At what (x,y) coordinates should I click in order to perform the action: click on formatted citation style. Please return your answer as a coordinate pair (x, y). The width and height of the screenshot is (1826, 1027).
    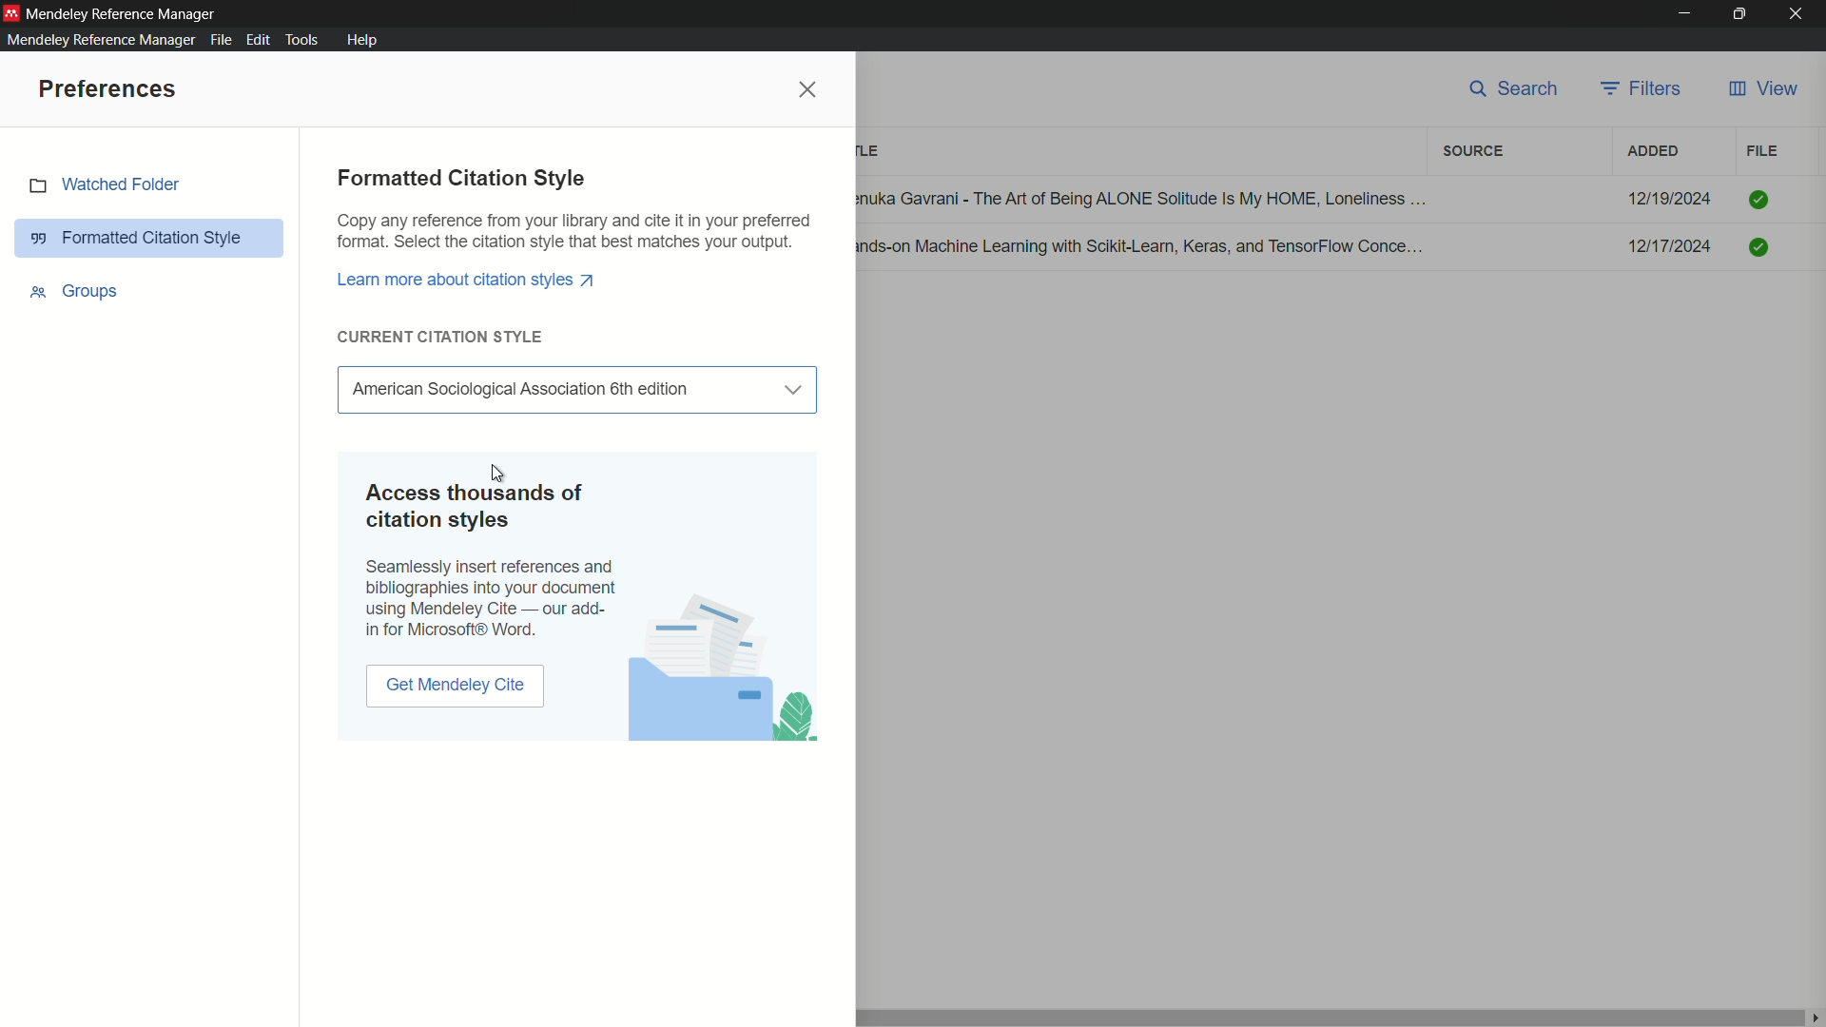
    Looking at the image, I should click on (137, 239).